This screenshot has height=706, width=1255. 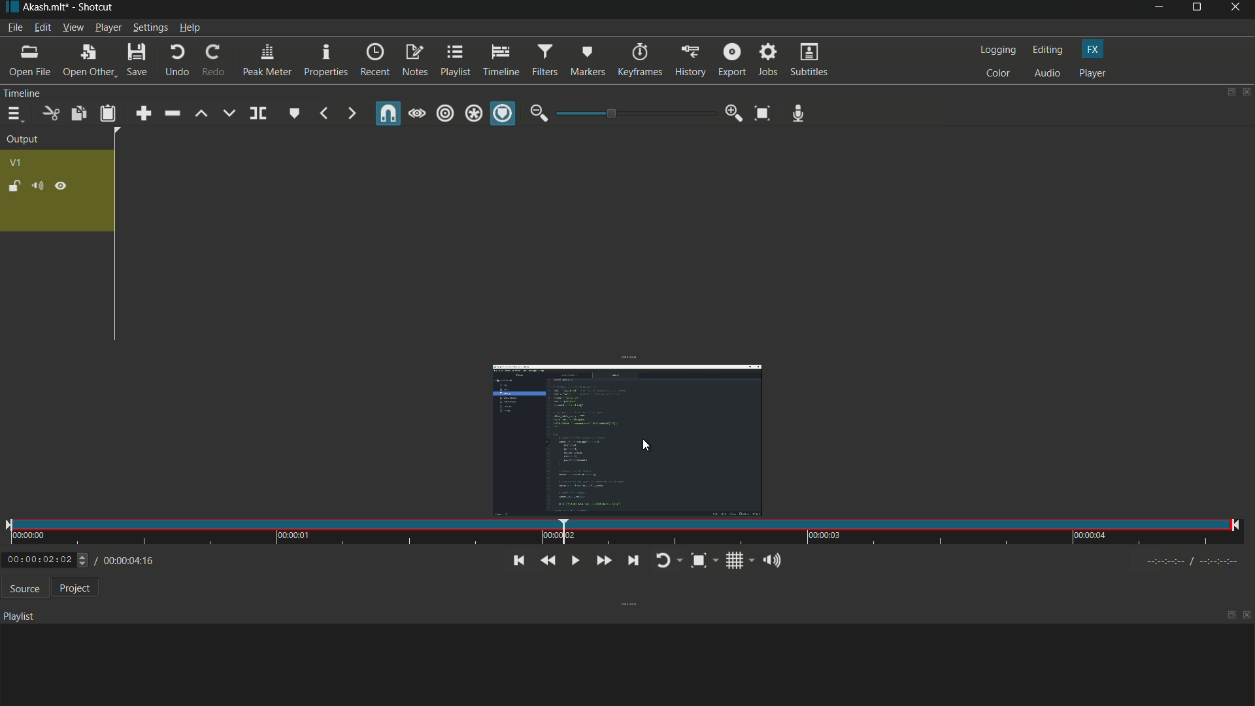 What do you see at coordinates (1231, 615) in the screenshot?
I see `maximize` at bounding box center [1231, 615].